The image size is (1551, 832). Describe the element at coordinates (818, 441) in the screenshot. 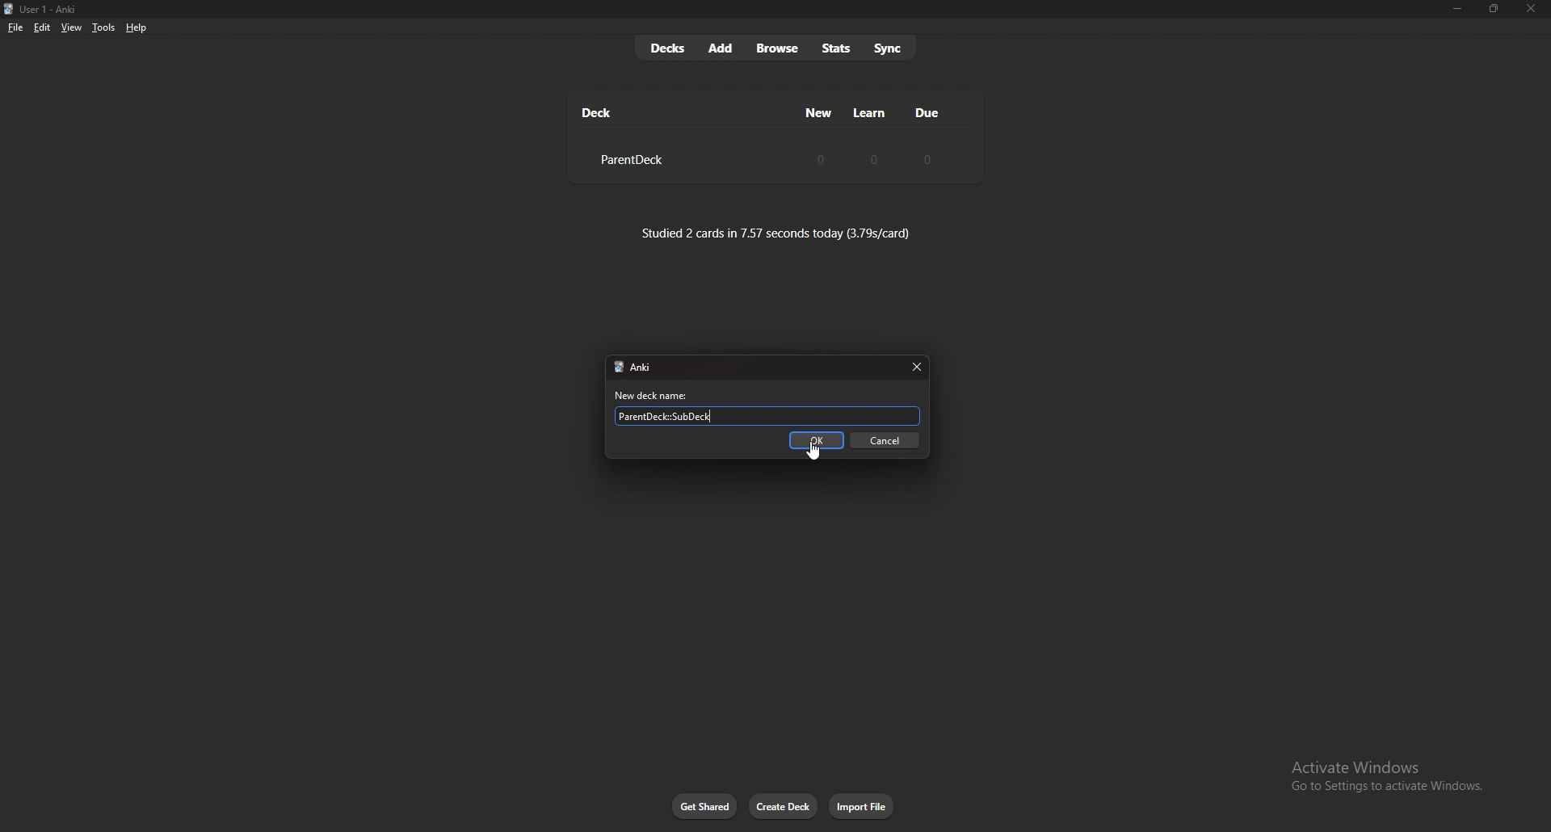

I see `ok` at that location.